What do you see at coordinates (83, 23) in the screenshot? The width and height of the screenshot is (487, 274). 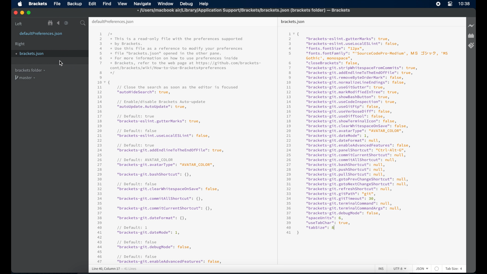 I see `search bar` at bounding box center [83, 23].